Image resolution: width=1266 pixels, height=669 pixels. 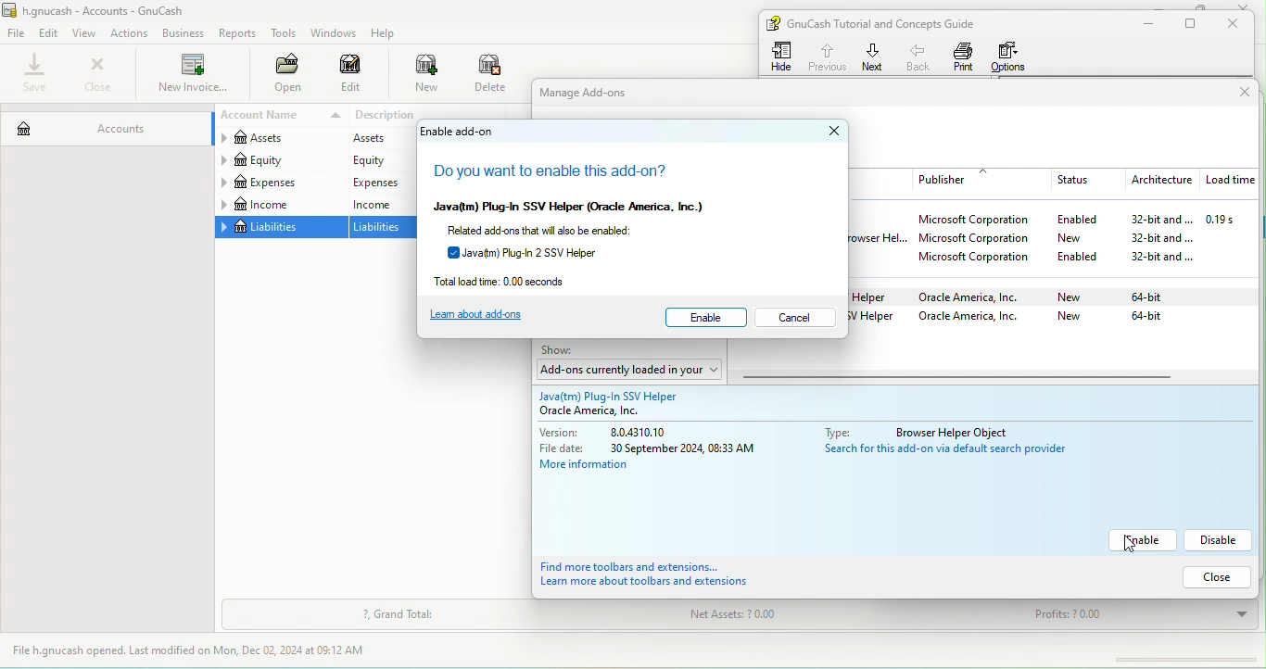 I want to click on java (tm) plug in ssv helper, so click(x=626, y=393).